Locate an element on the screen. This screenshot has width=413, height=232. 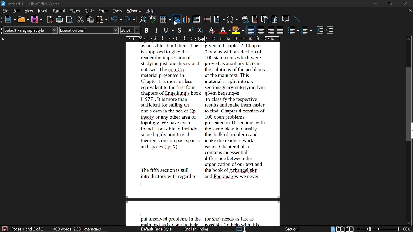
Liberation Serif is located at coordinates (89, 30).